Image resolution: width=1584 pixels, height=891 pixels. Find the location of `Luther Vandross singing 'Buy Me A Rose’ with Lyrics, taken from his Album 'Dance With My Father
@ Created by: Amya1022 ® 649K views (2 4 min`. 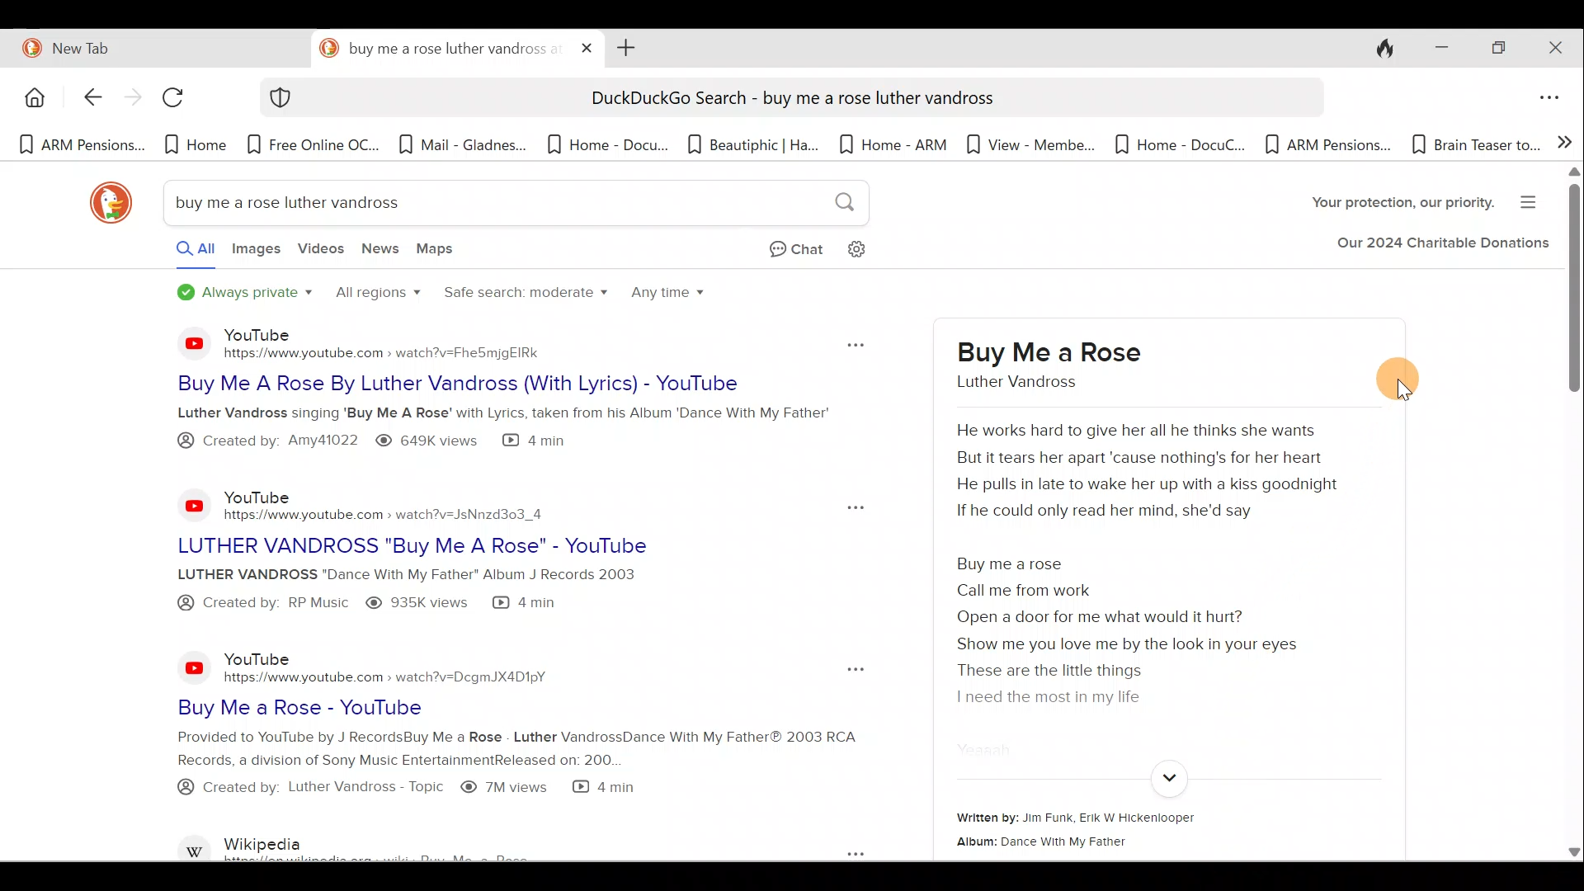

Luther Vandross singing 'Buy Me A Rose’ with Lyrics, taken from his Album 'Dance With My Father
@ Created by: Amya1022 ® 649K views (2 4 min is located at coordinates (507, 429).